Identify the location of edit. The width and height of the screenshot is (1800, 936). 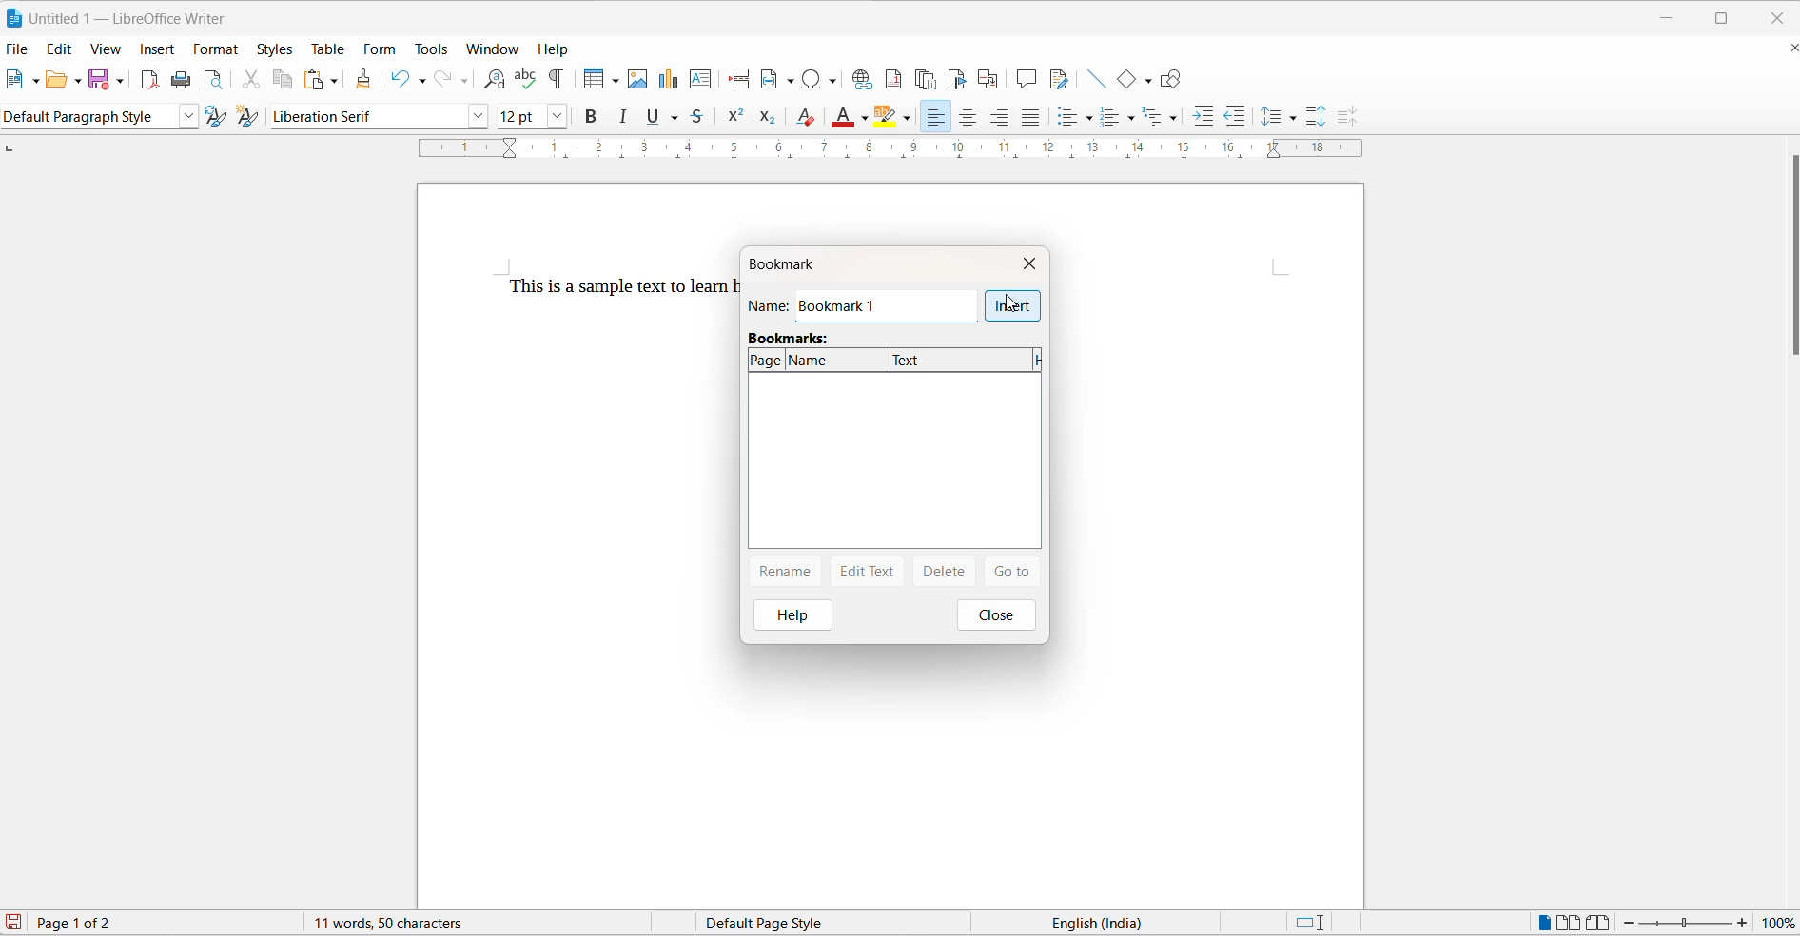
(59, 49).